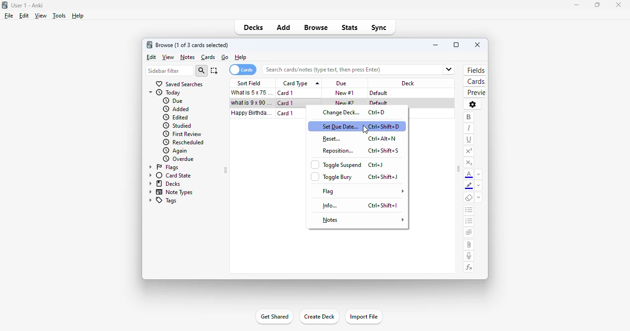  Describe the element at coordinates (458, 169) in the screenshot. I see `toggle sidebar` at that location.